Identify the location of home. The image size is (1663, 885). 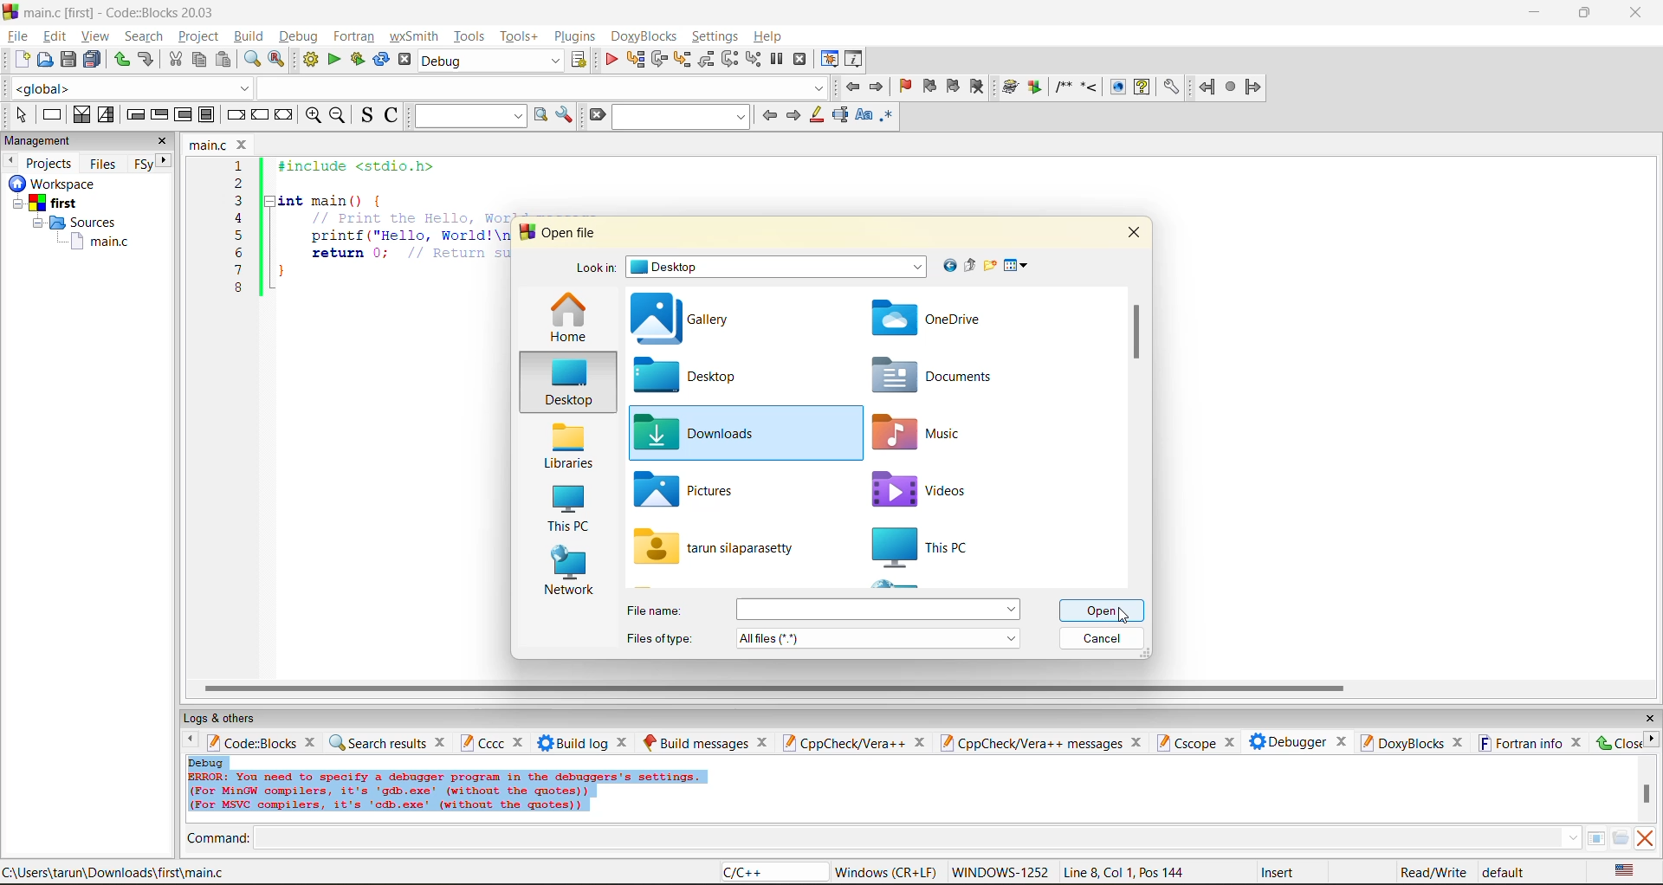
(568, 319).